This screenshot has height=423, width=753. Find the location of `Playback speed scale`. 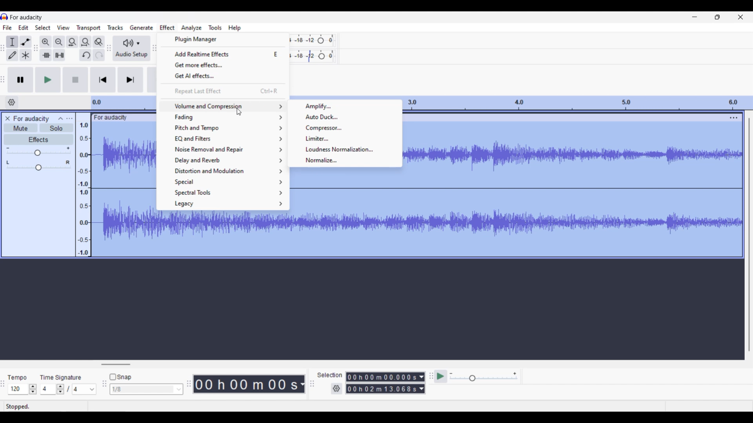

Playback speed scale is located at coordinates (483, 377).